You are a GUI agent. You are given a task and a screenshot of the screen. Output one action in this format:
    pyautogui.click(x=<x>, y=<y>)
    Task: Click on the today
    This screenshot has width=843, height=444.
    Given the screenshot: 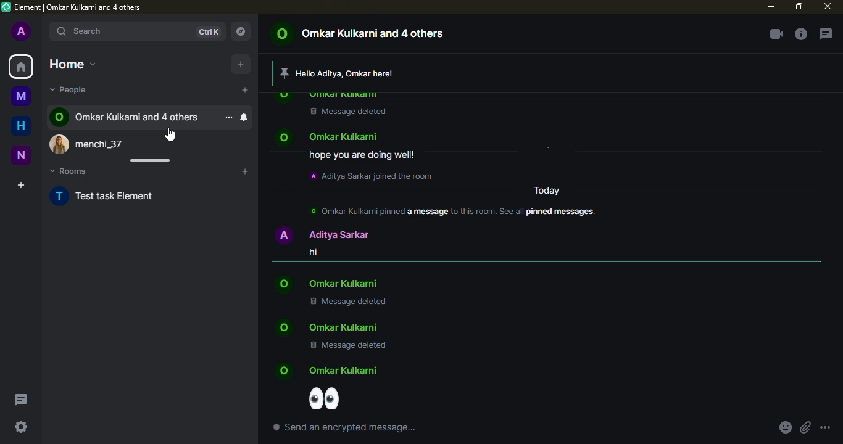 What is the action you would take?
    pyautogui.click(x=548, y=191)
    